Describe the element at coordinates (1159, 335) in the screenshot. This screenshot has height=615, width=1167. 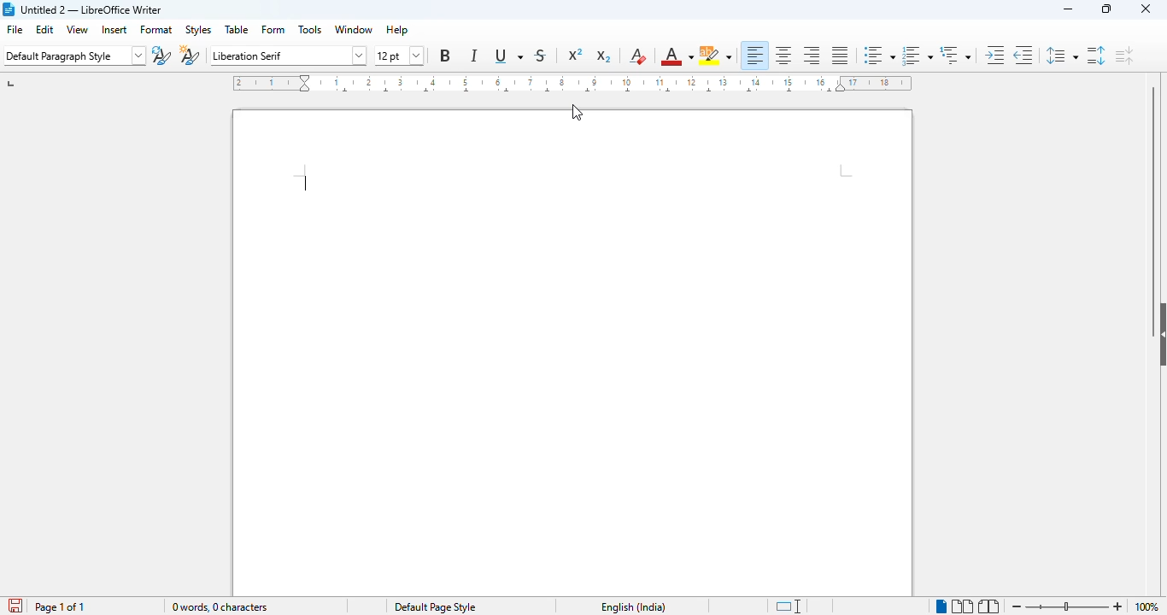
I see `show` at that location.